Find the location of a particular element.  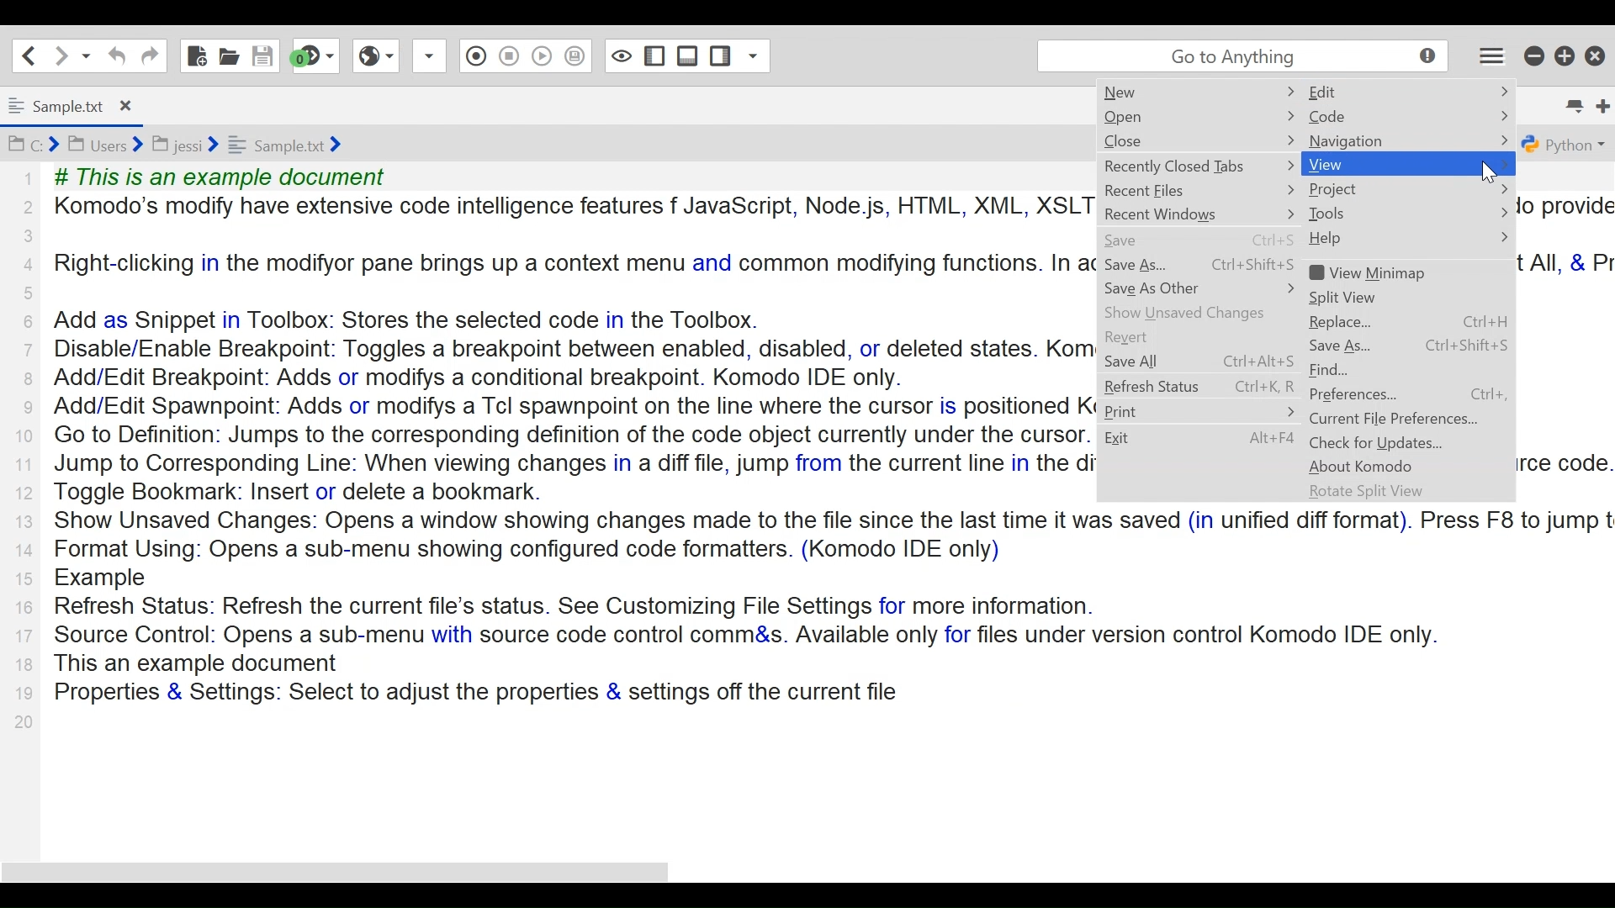

Edit is located at coordinates (1361, 91).